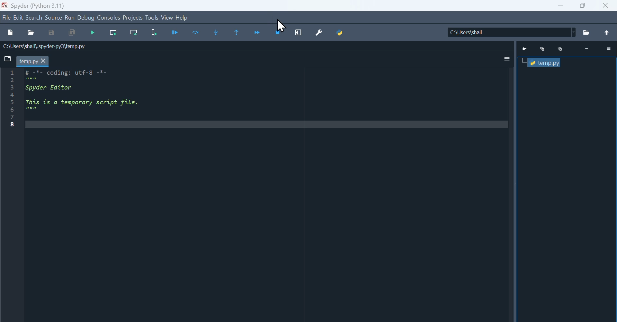  Describe the element at coordinates (279, 33) in the screenshot. I see `Stop debugging` at that location.